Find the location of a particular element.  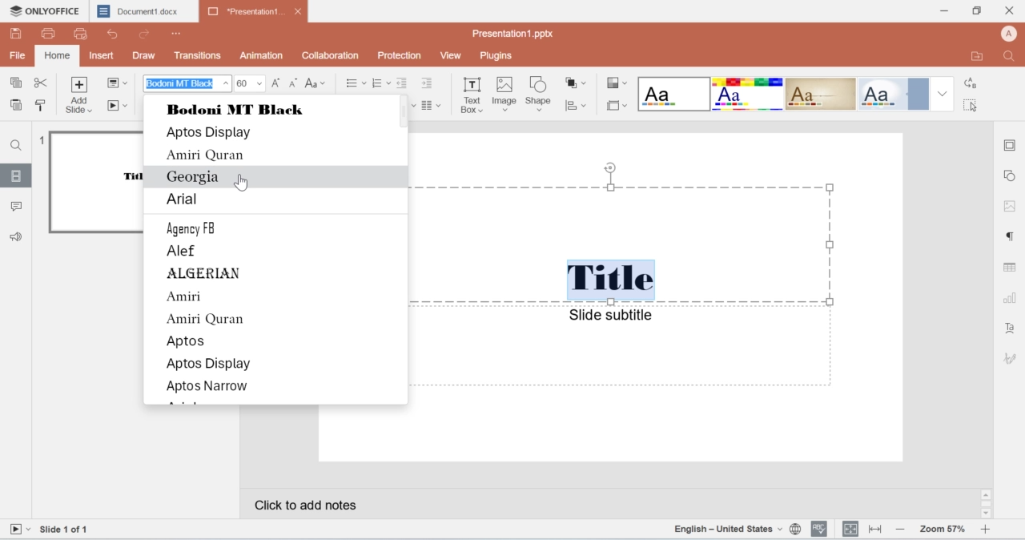

canvas is located at coordinates (655, 298).